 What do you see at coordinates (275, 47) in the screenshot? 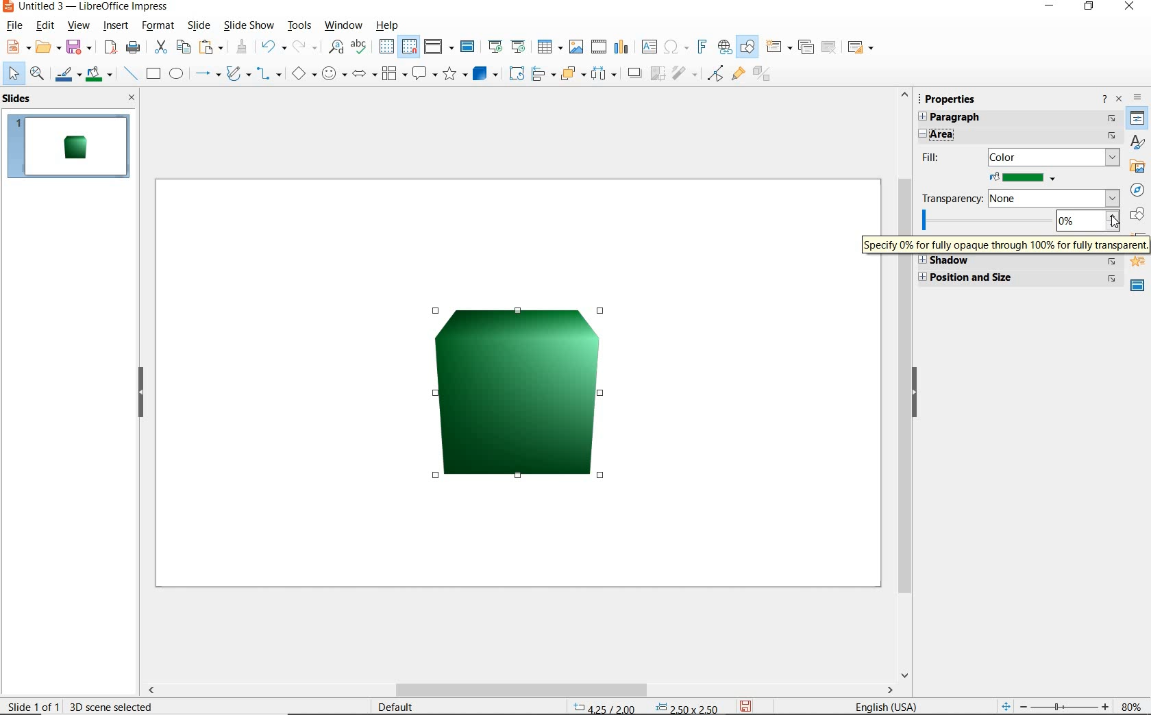
I see `undo` at bounding box center [275, 47].